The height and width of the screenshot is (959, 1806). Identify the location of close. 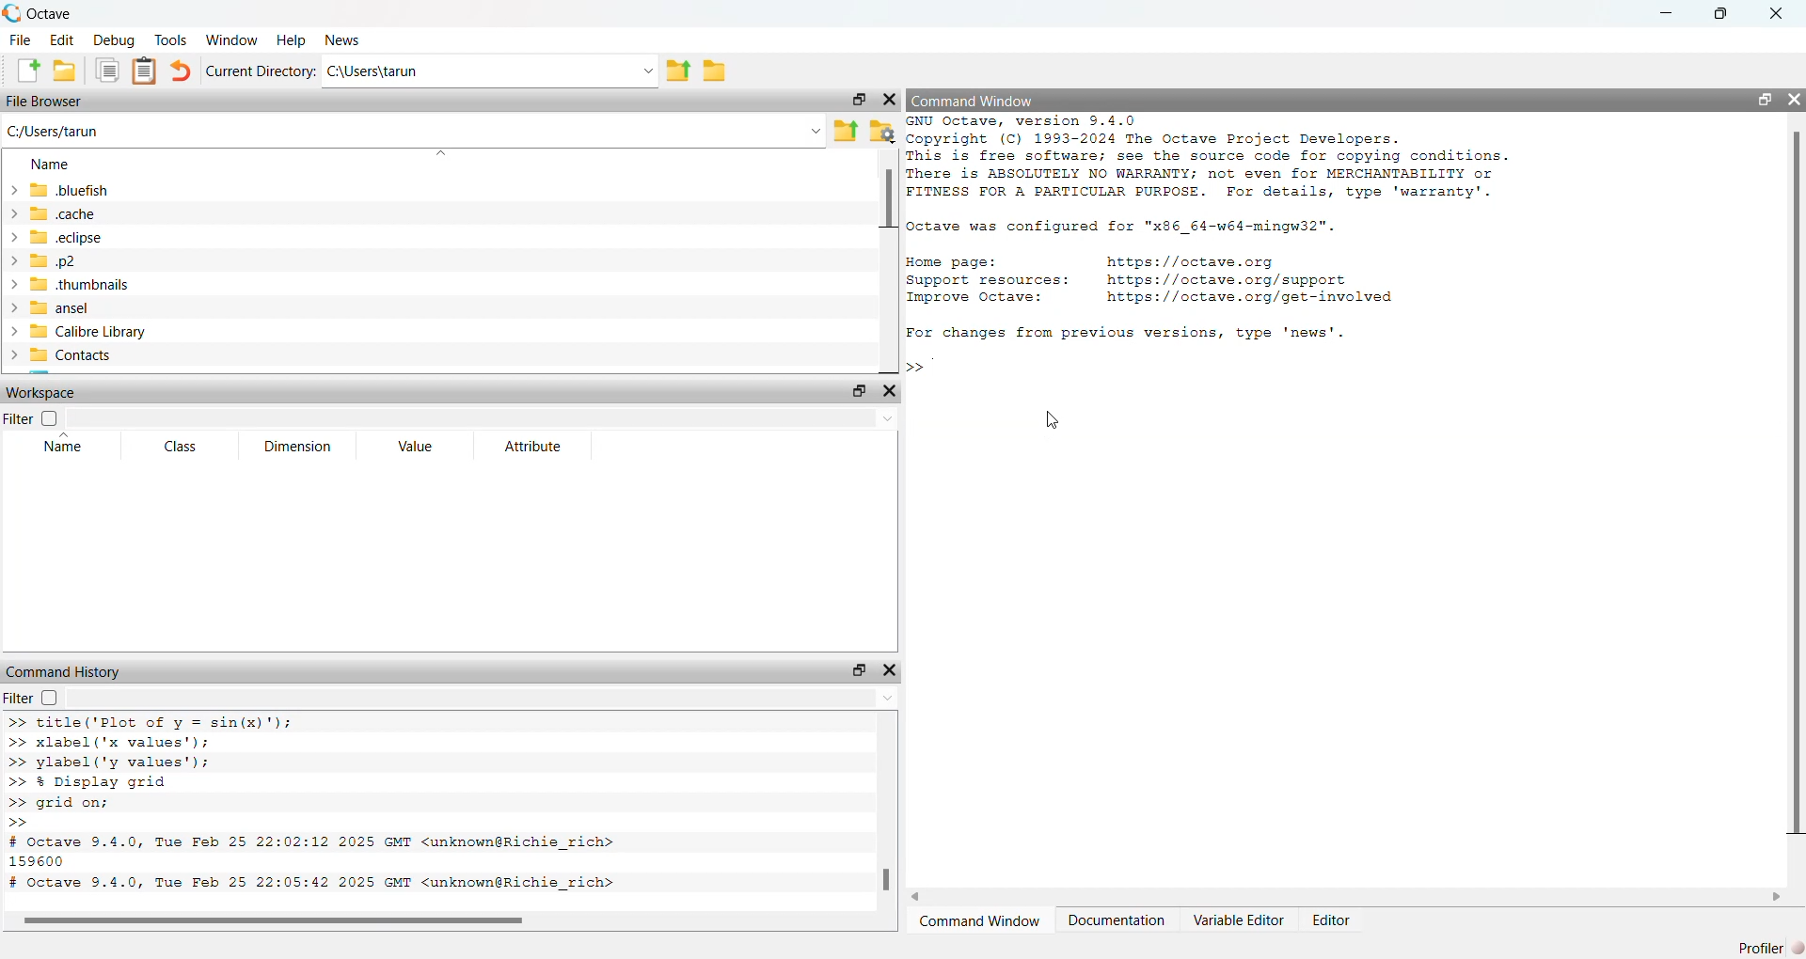
(889, 392).